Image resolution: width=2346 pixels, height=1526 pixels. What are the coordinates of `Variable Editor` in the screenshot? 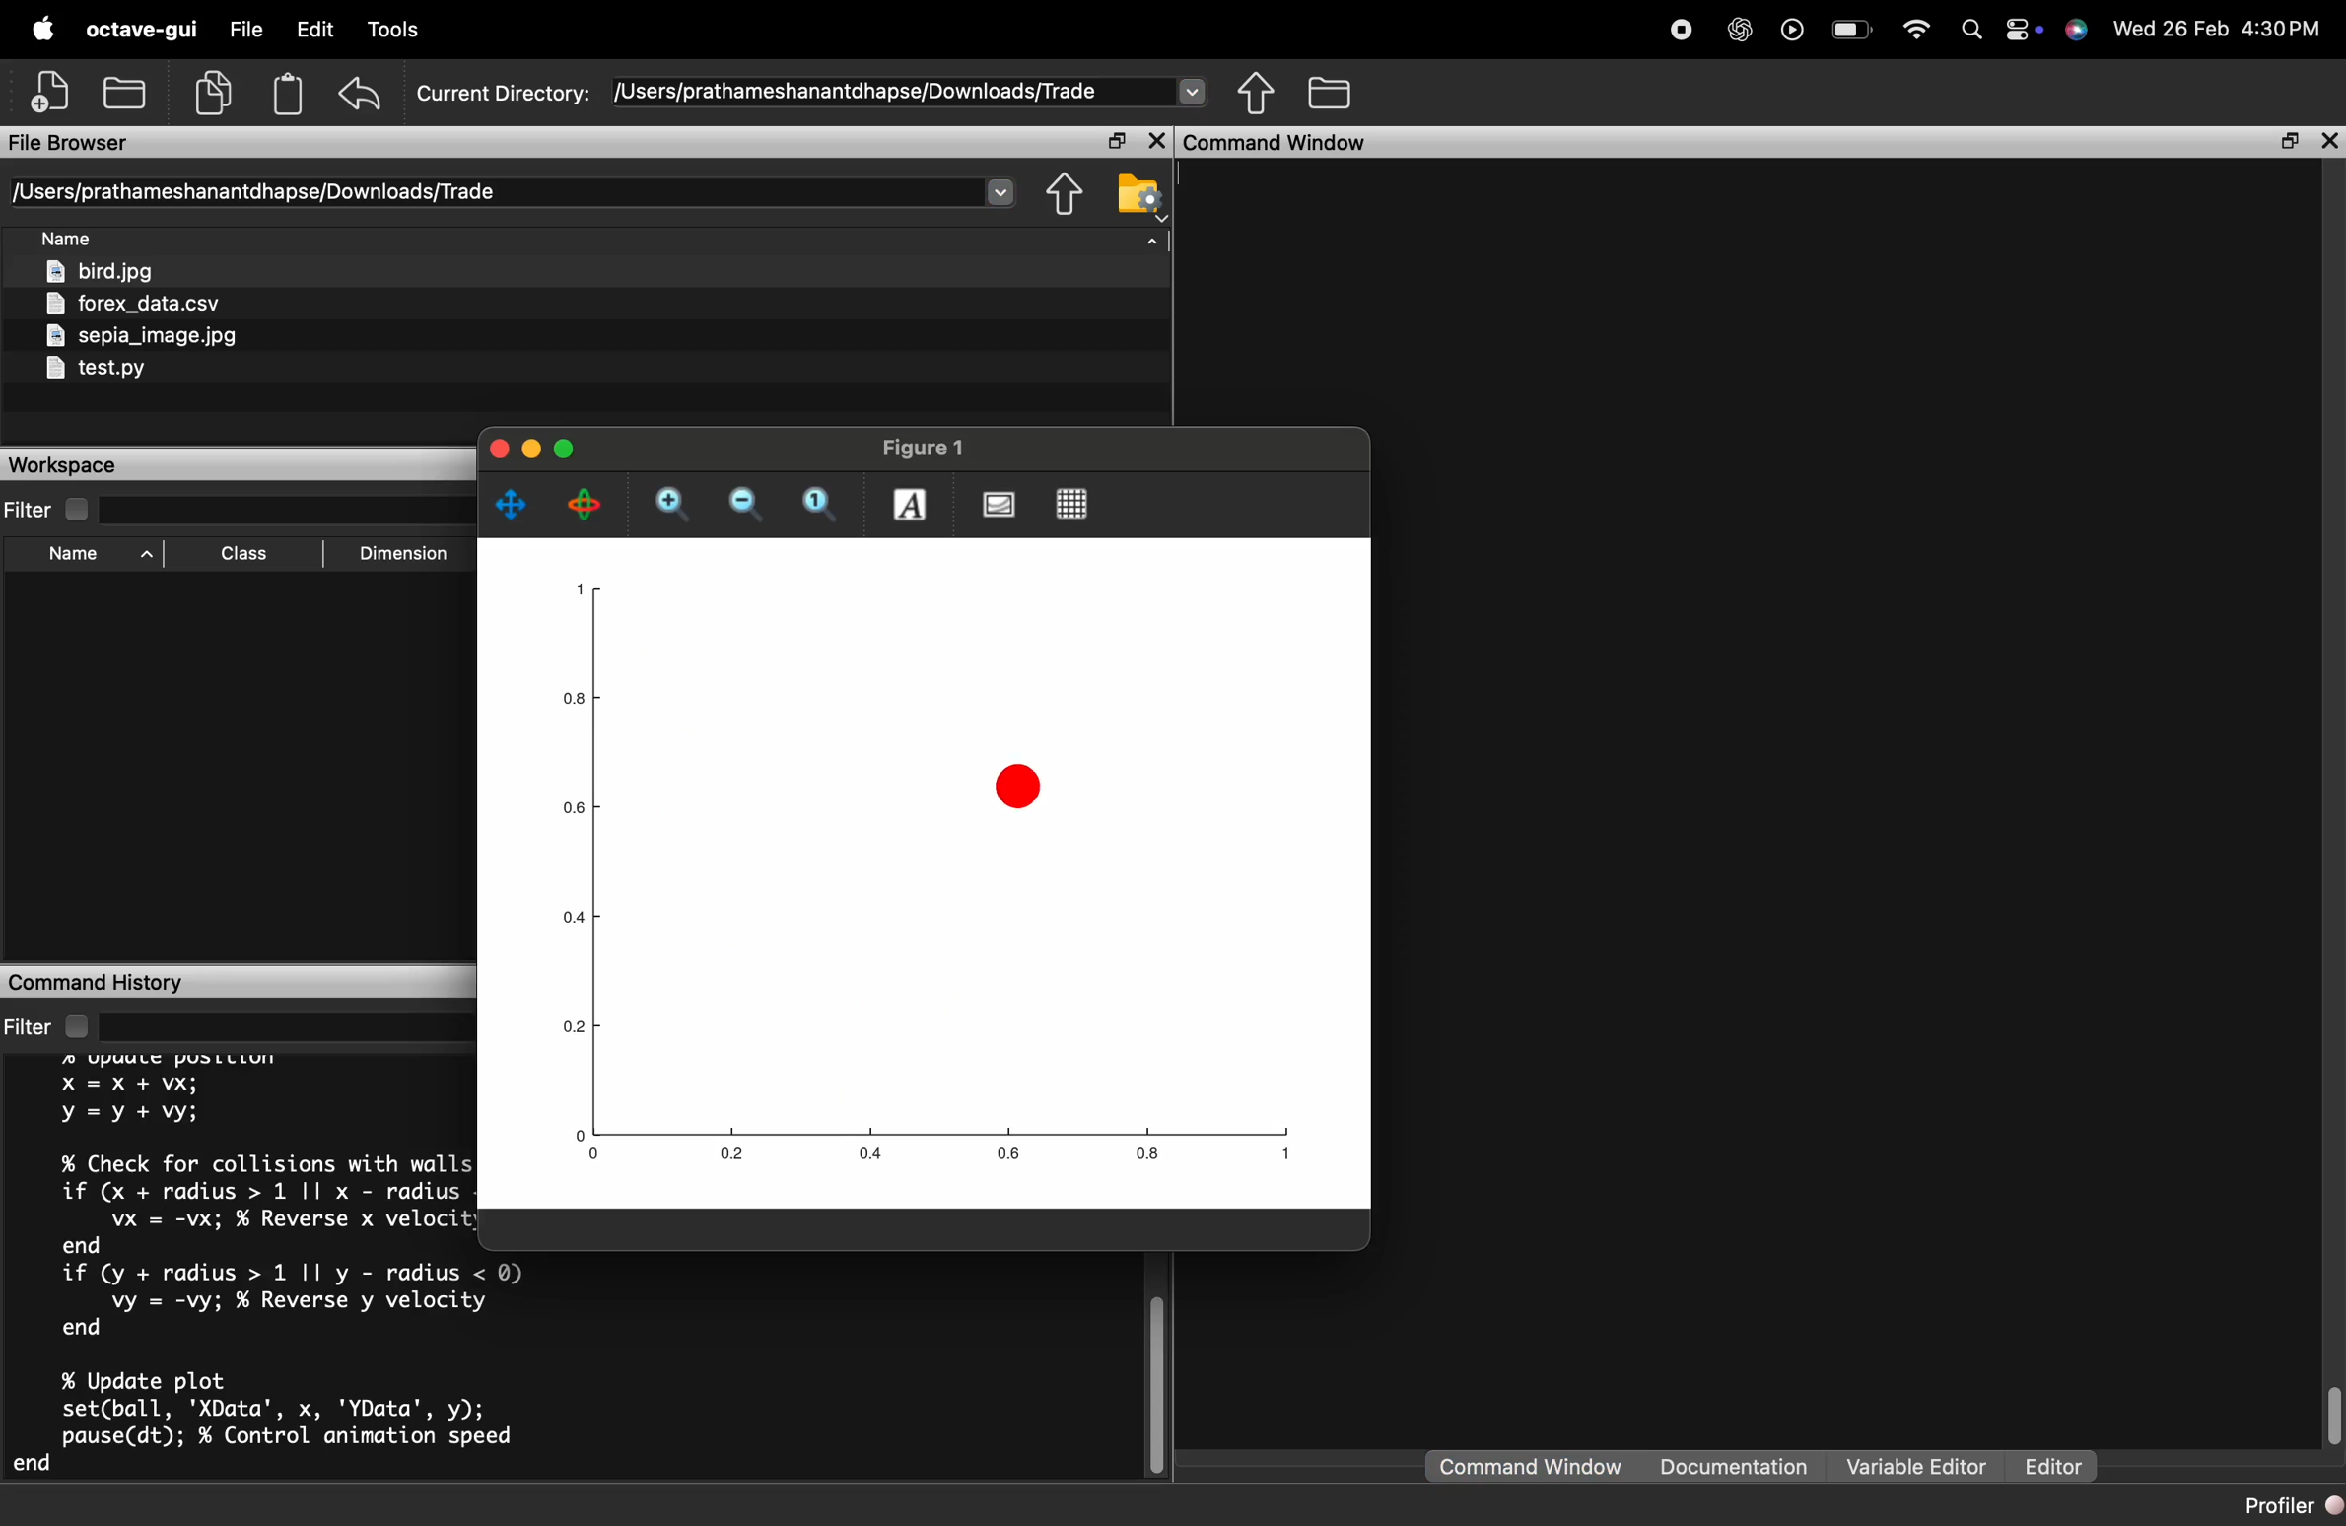 It's located at (1917, 1464).